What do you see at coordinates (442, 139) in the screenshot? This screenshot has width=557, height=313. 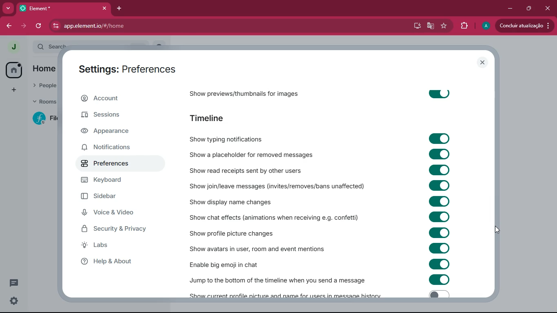 I see `toggle on ` at bounding box center [442, 139].